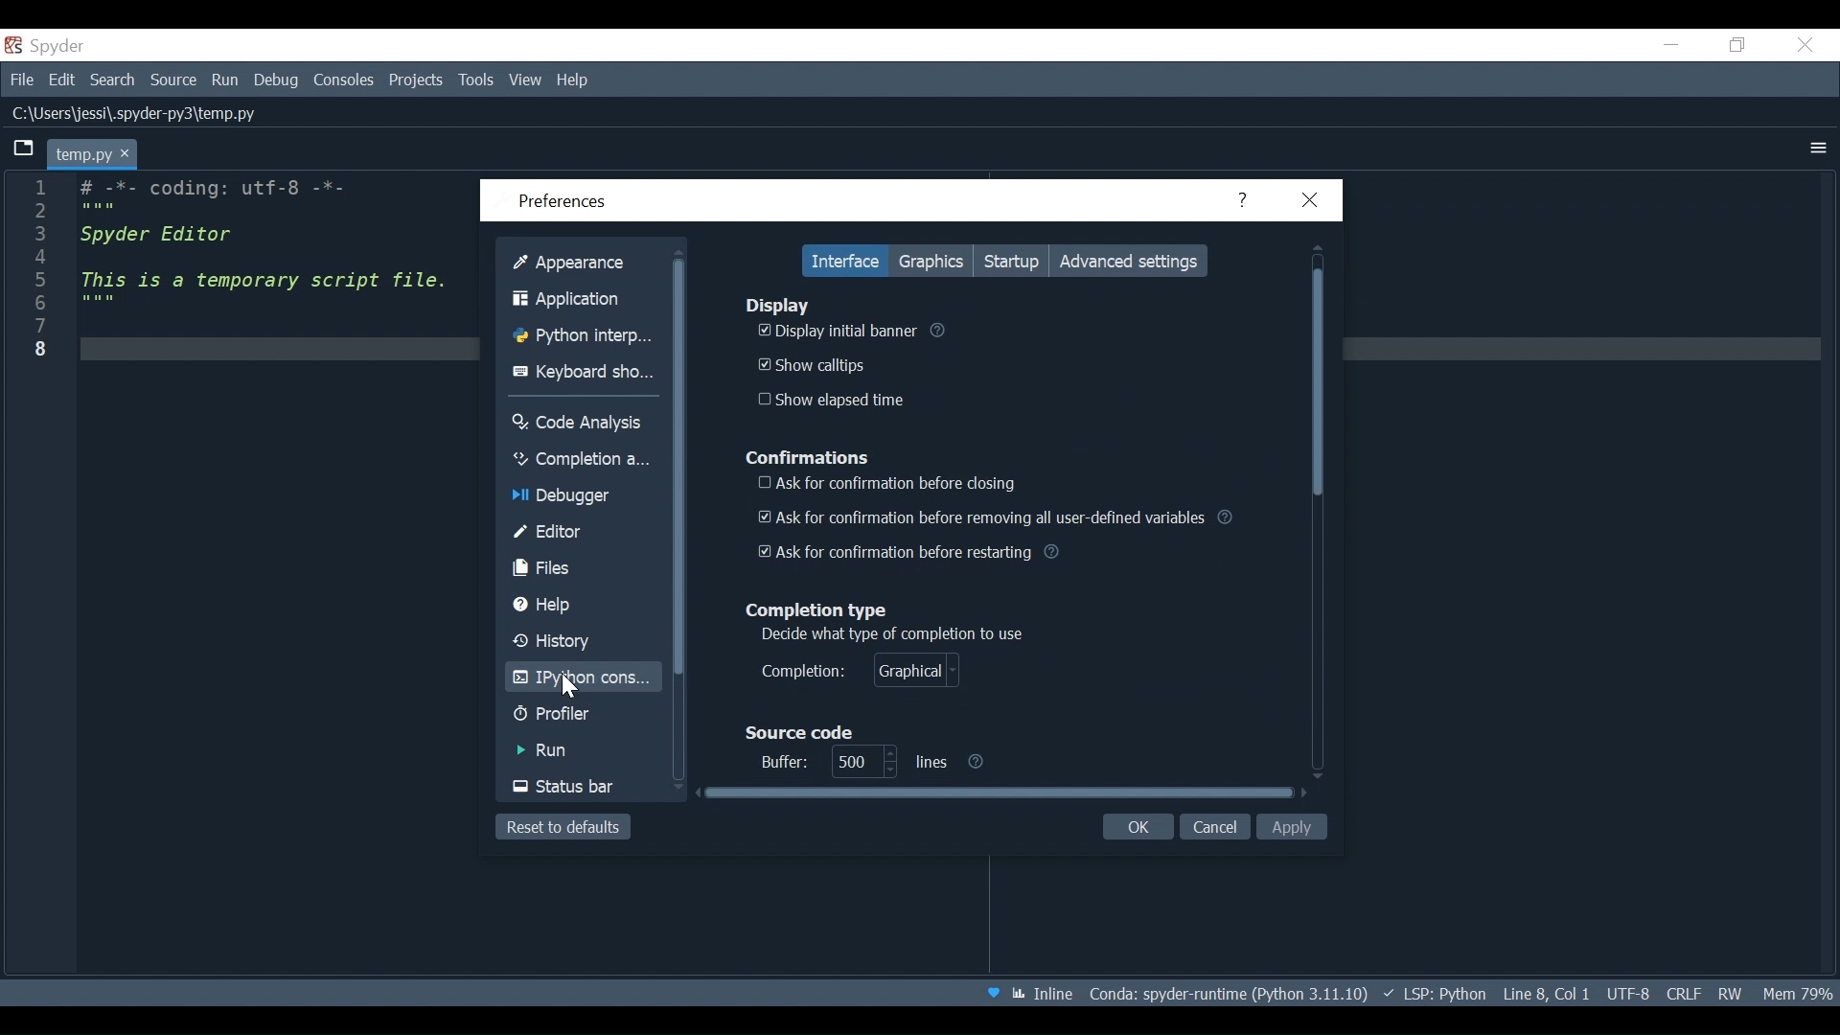 The height and width of the screenshot is (1035, 1840). I want to click on Interface, so click(844, 261).